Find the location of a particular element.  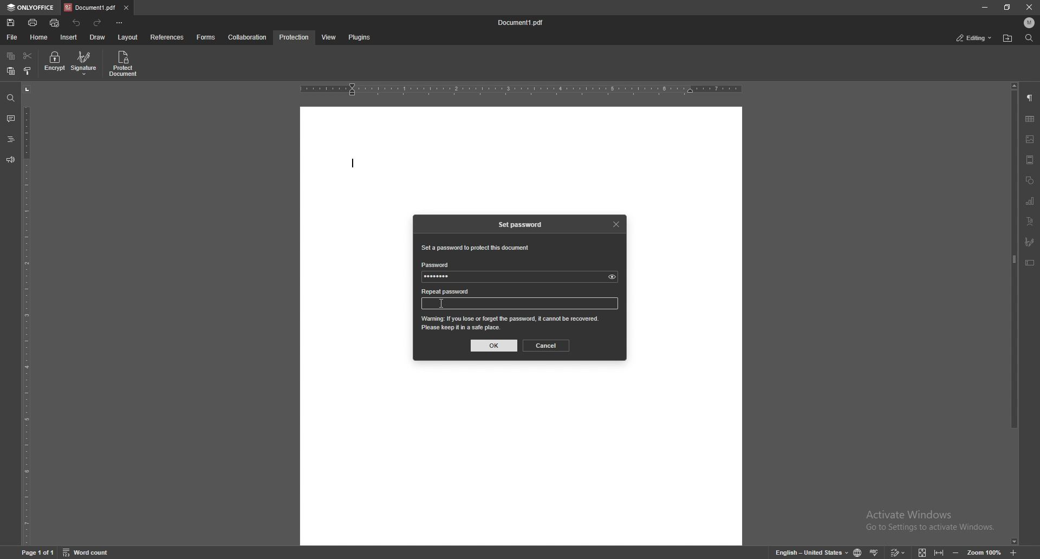

password input is located at coordinates (521, 278).